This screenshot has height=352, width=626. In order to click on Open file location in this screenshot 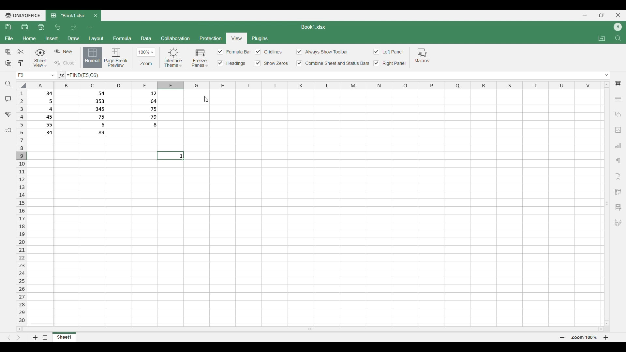, I will do `click(602, 38)`.